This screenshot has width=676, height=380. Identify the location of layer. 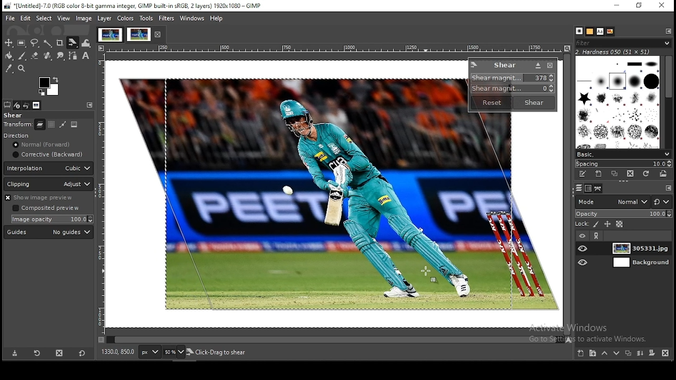
(40, 125).